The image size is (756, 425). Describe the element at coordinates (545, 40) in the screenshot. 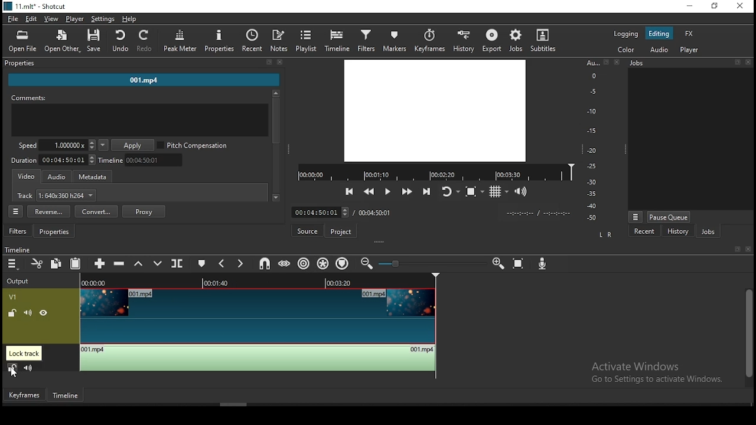

I see `subtitles` at that location.